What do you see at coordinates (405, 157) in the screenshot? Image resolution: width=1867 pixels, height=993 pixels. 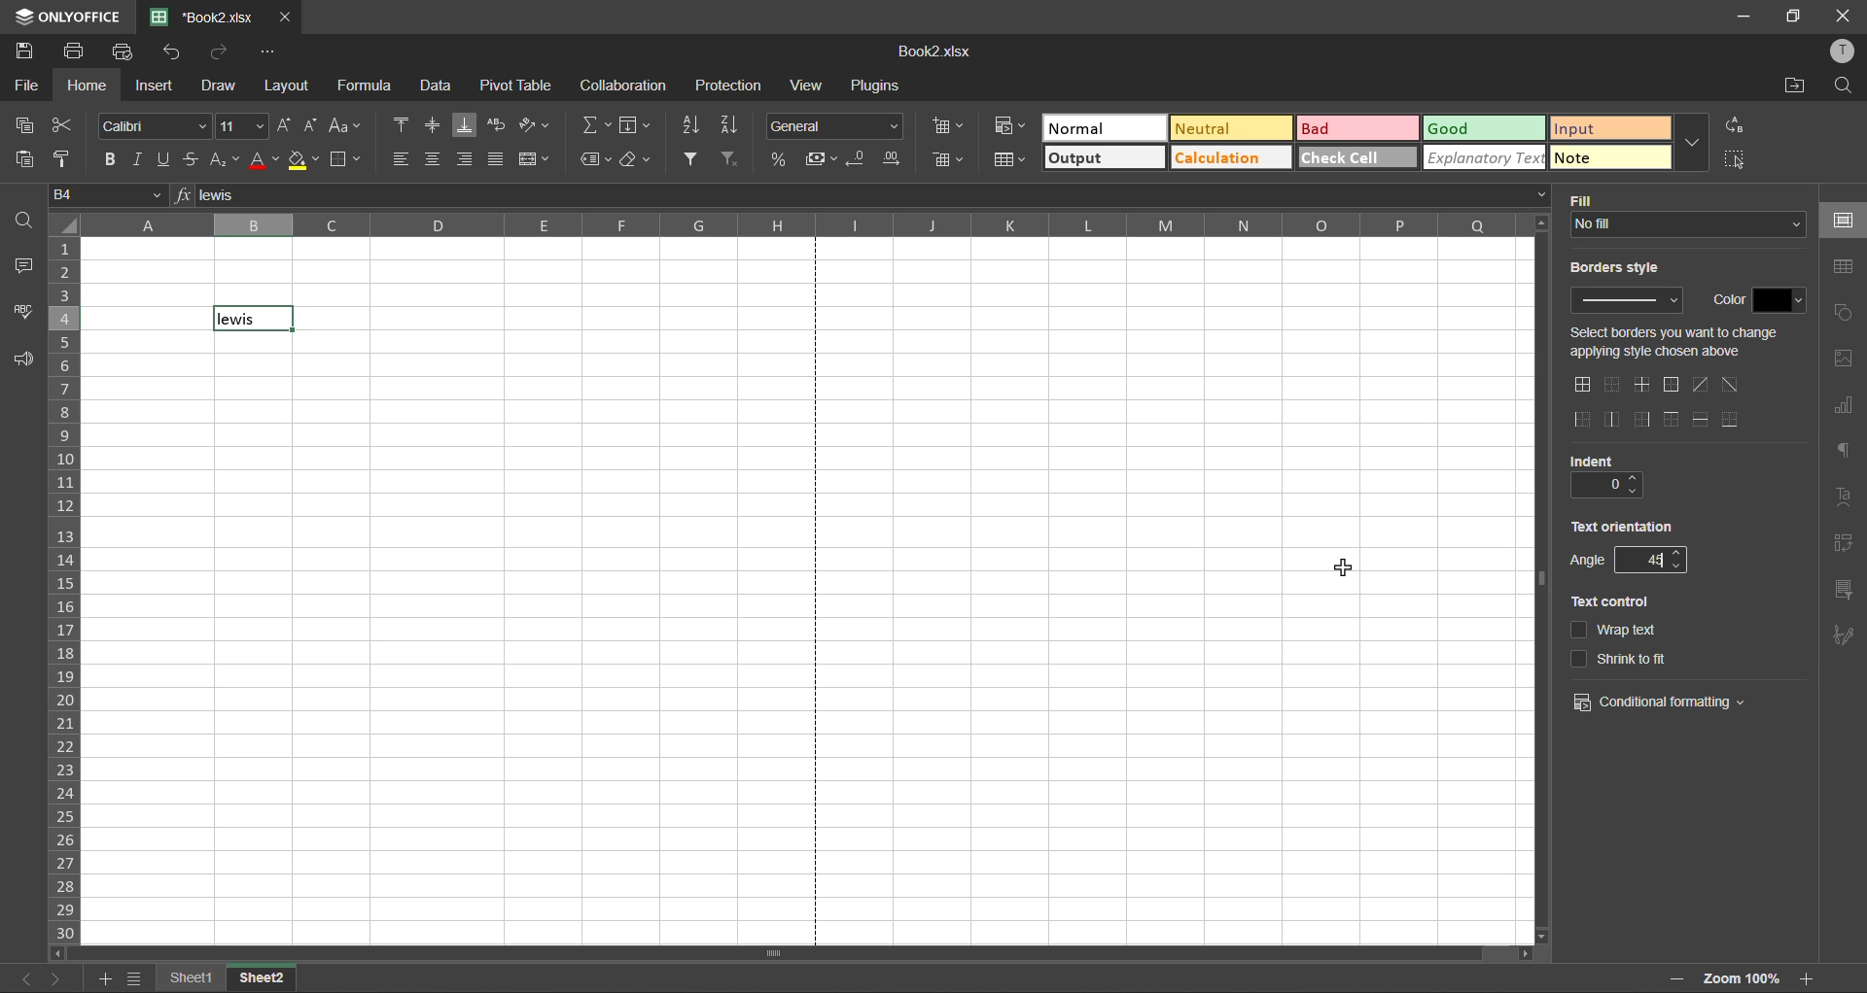 I see `align left` at bounding box center [405, 157].